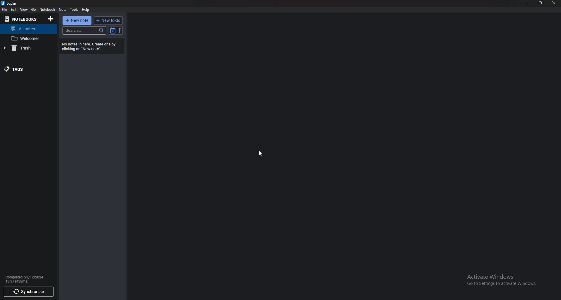  What do you see at coordinates (27, 279) in the screenshot?
I see `Info` at bounding box center [27, 279].